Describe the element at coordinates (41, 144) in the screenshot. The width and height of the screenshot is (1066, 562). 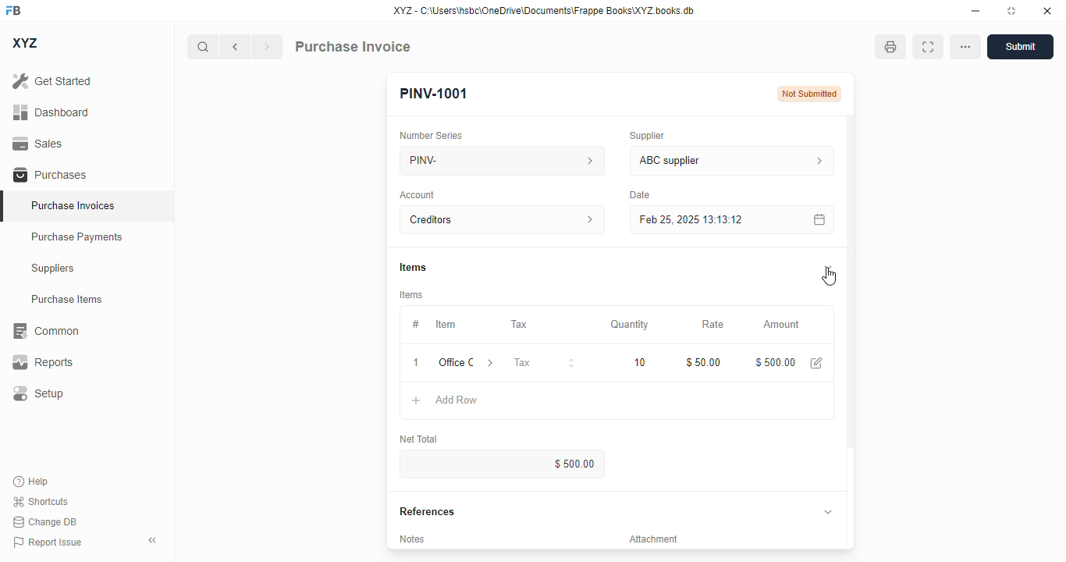
I see `sales` at that location.